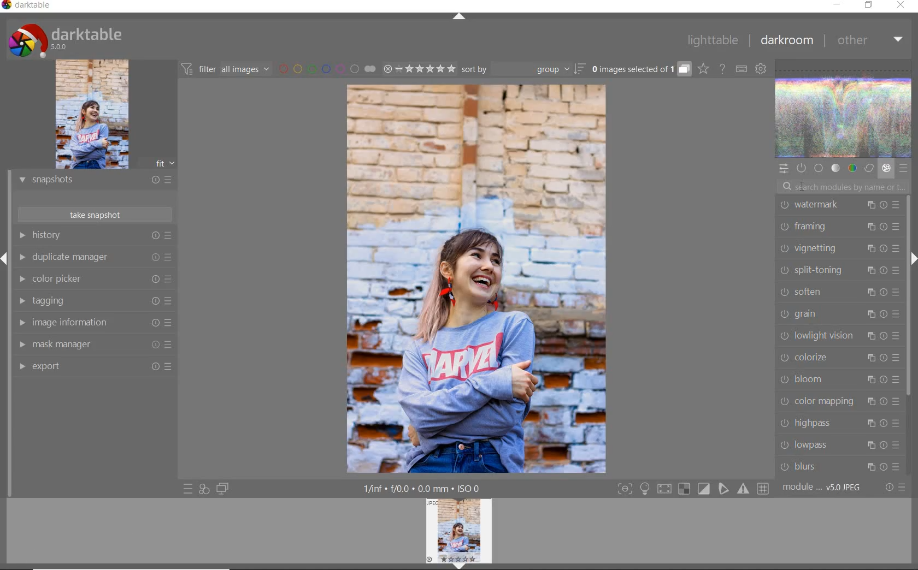 This screenshot has height=570, width=918. What do you see at coordinates (839, 270) in the screenshot?
I see `split-toning` at bounding box center [839, 270].